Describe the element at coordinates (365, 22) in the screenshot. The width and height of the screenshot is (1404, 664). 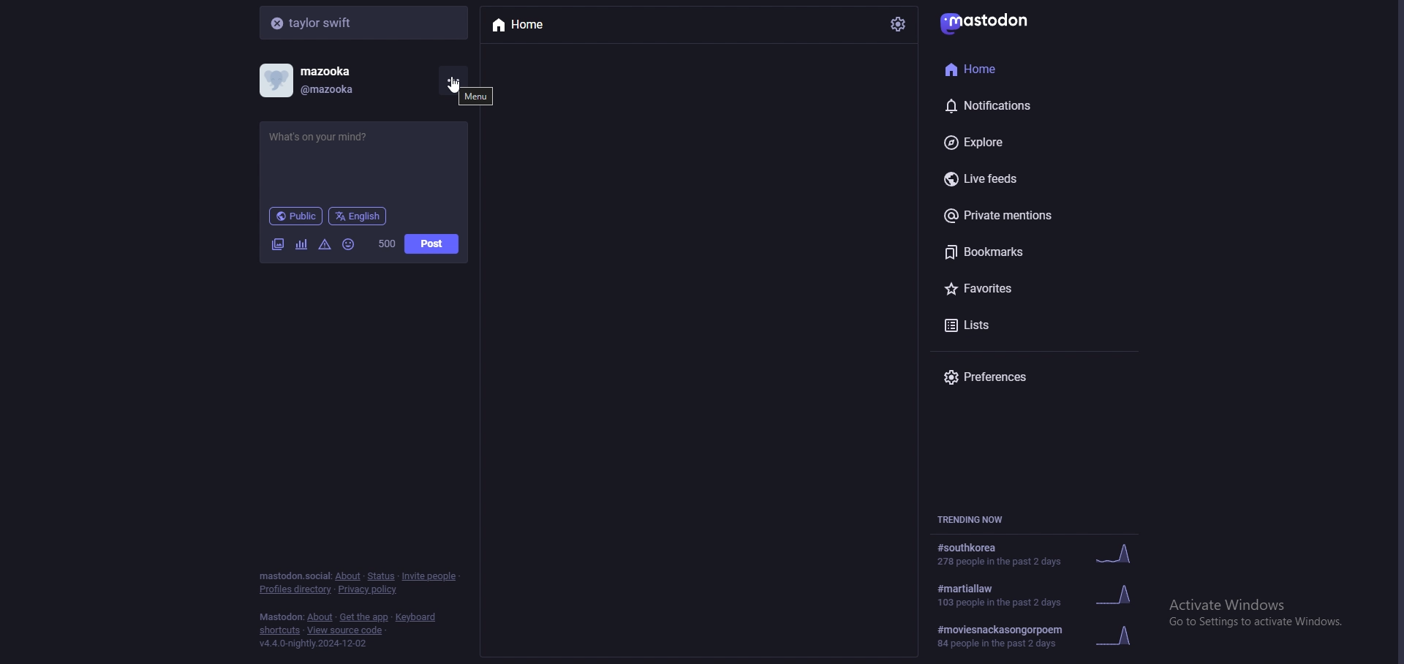
I see `search bar` at that location.